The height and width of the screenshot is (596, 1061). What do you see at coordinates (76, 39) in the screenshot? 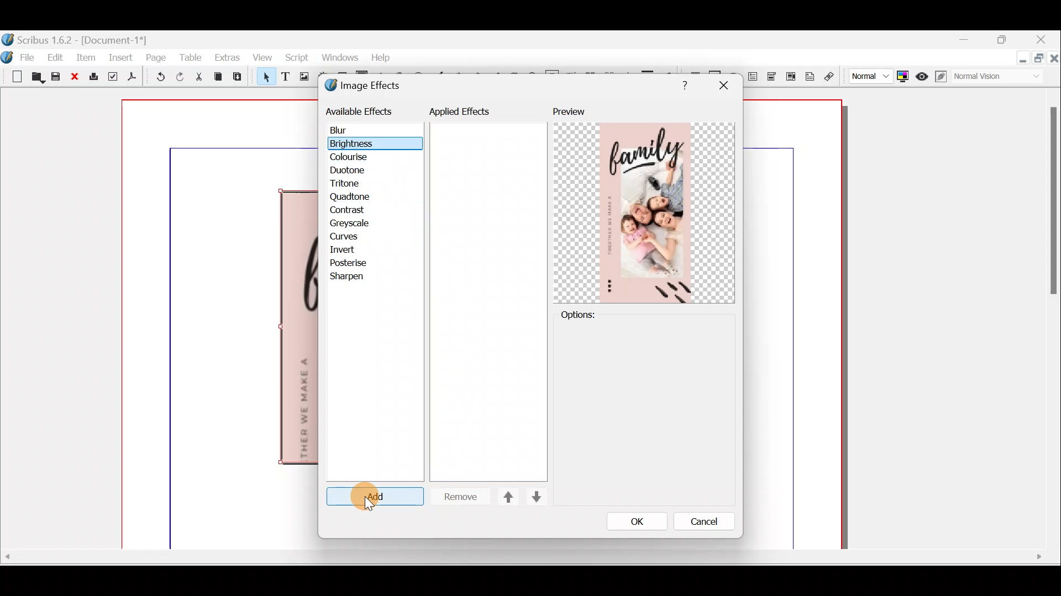
I see `Document name` at bounding box center [76, 39].